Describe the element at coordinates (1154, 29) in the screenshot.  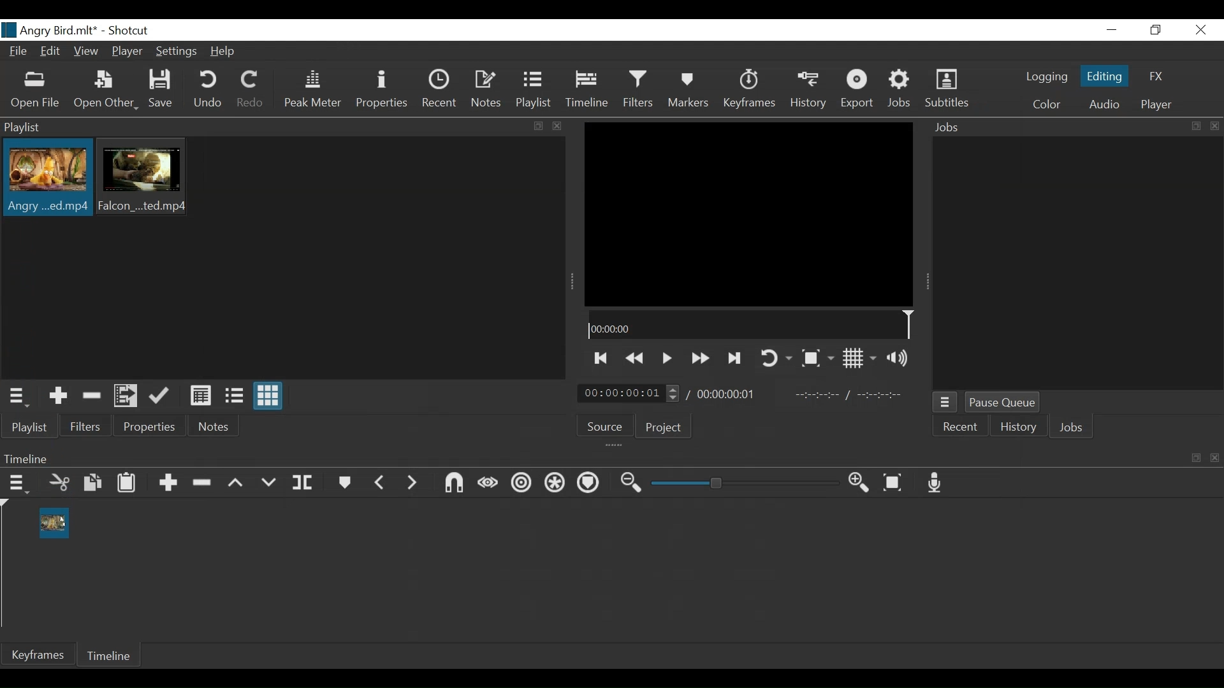
I see `Restore` at that location.